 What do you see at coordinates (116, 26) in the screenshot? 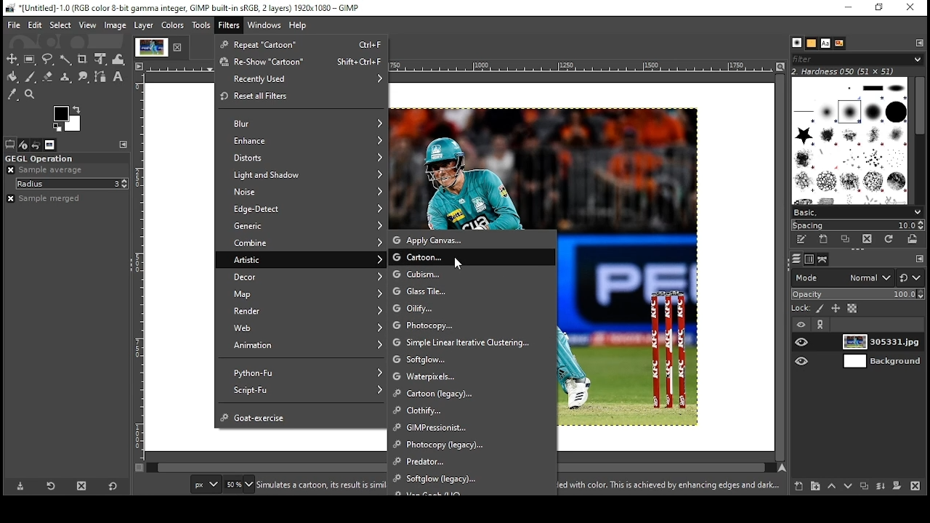
I see `image` at bounding box center [116, 26].